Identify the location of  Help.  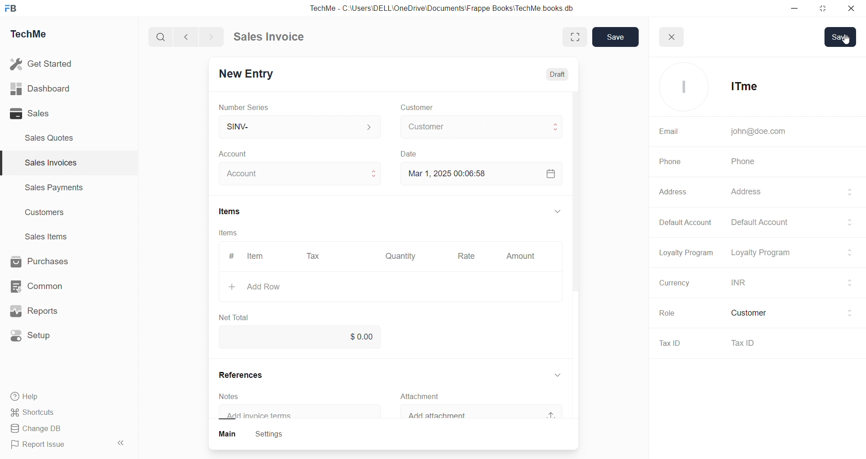
(29, 398).